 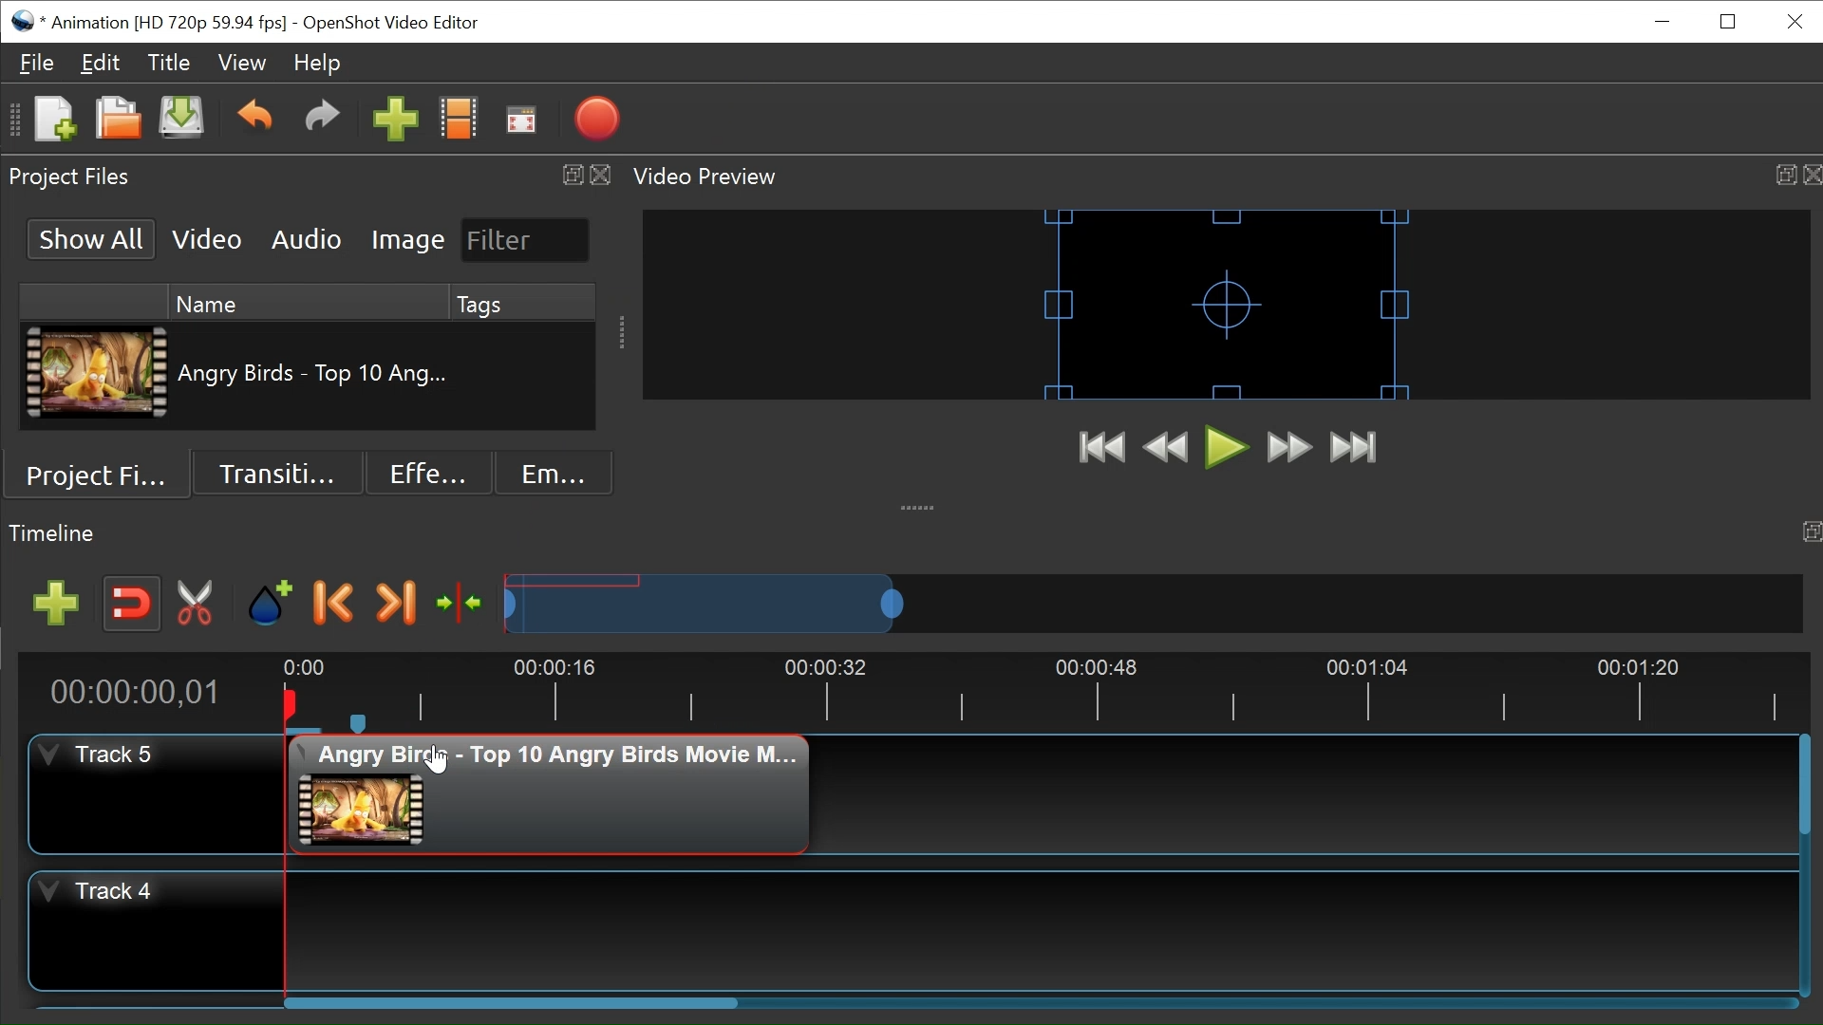 What do you see at coordinates (1664, 21) in the screenshot?
I see `minimize` at bounding box center [1664, 21].